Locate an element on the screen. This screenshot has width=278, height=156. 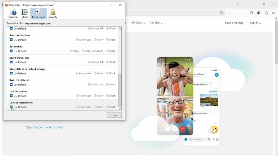
Allow is located at coordinates (99, 106).